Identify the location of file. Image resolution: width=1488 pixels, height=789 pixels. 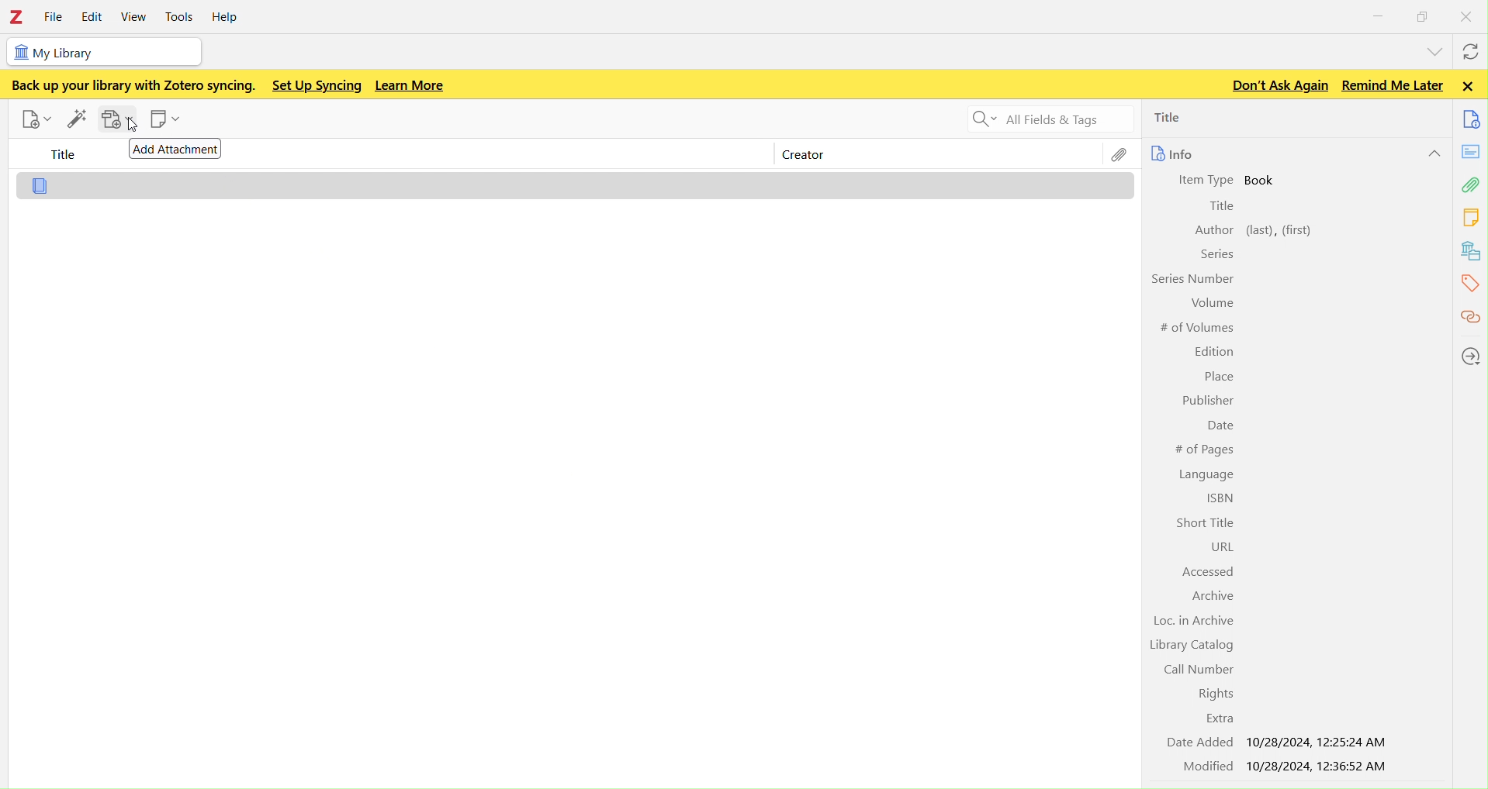
(1118, 155).